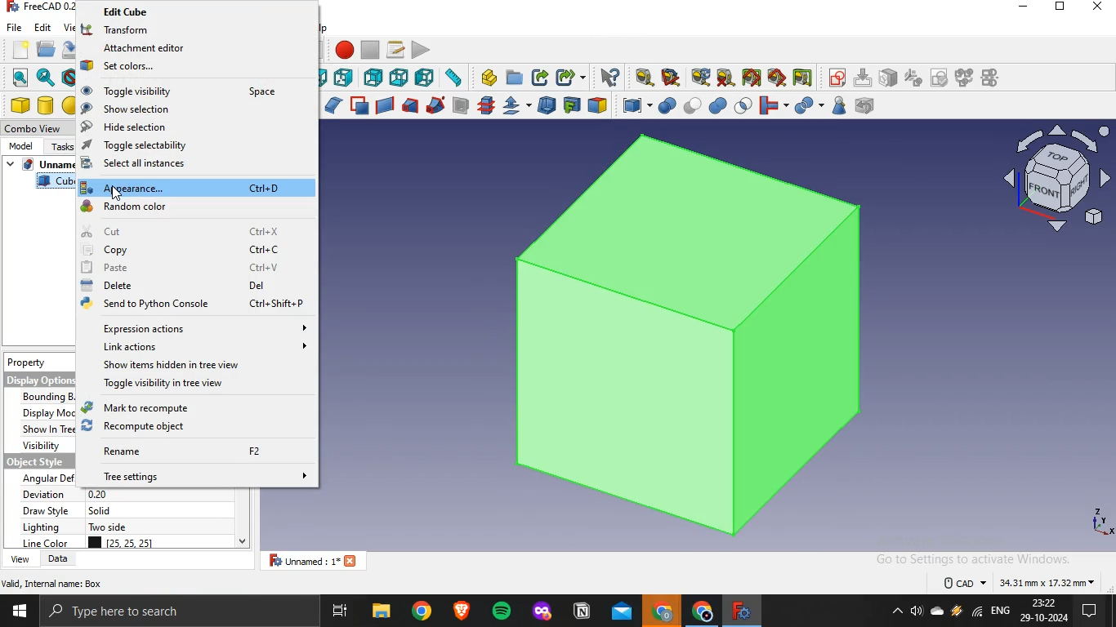 The image size is (1116, 627). What do you see at coordinates (20, 78) in the screenshot?
I see `fit all` at bounding box center [20, 78].